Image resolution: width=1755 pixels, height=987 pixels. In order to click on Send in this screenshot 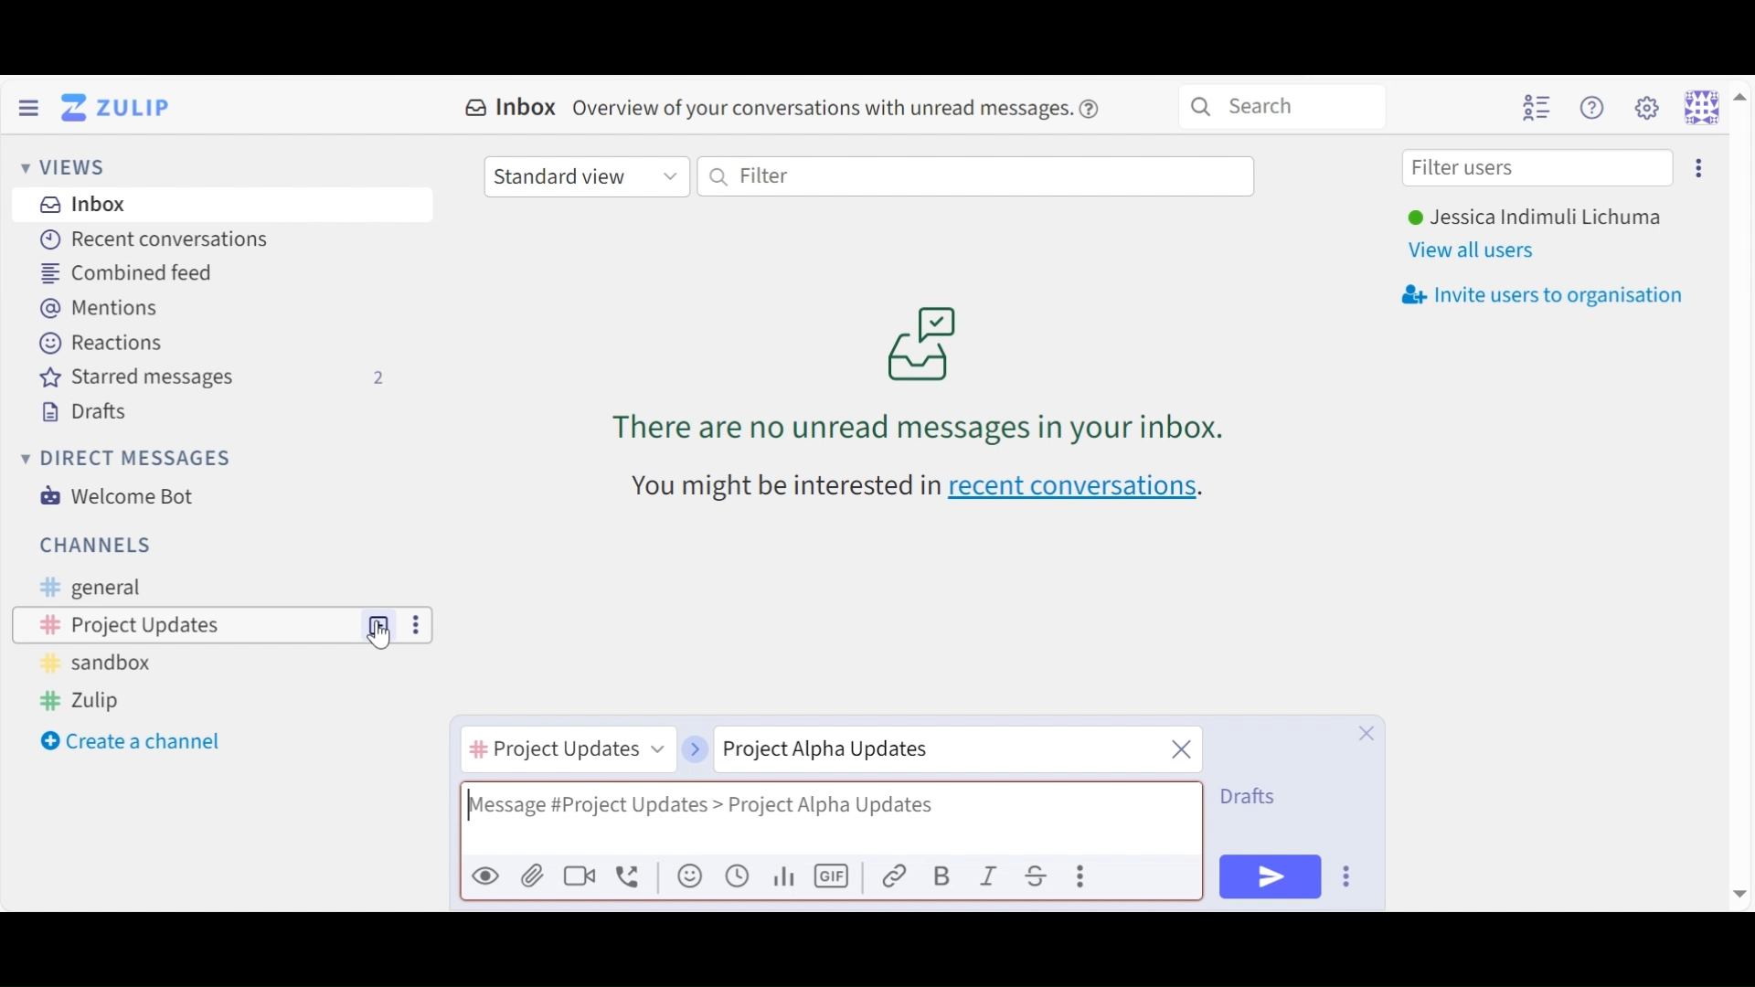, I will do `click(1270, 876)`.